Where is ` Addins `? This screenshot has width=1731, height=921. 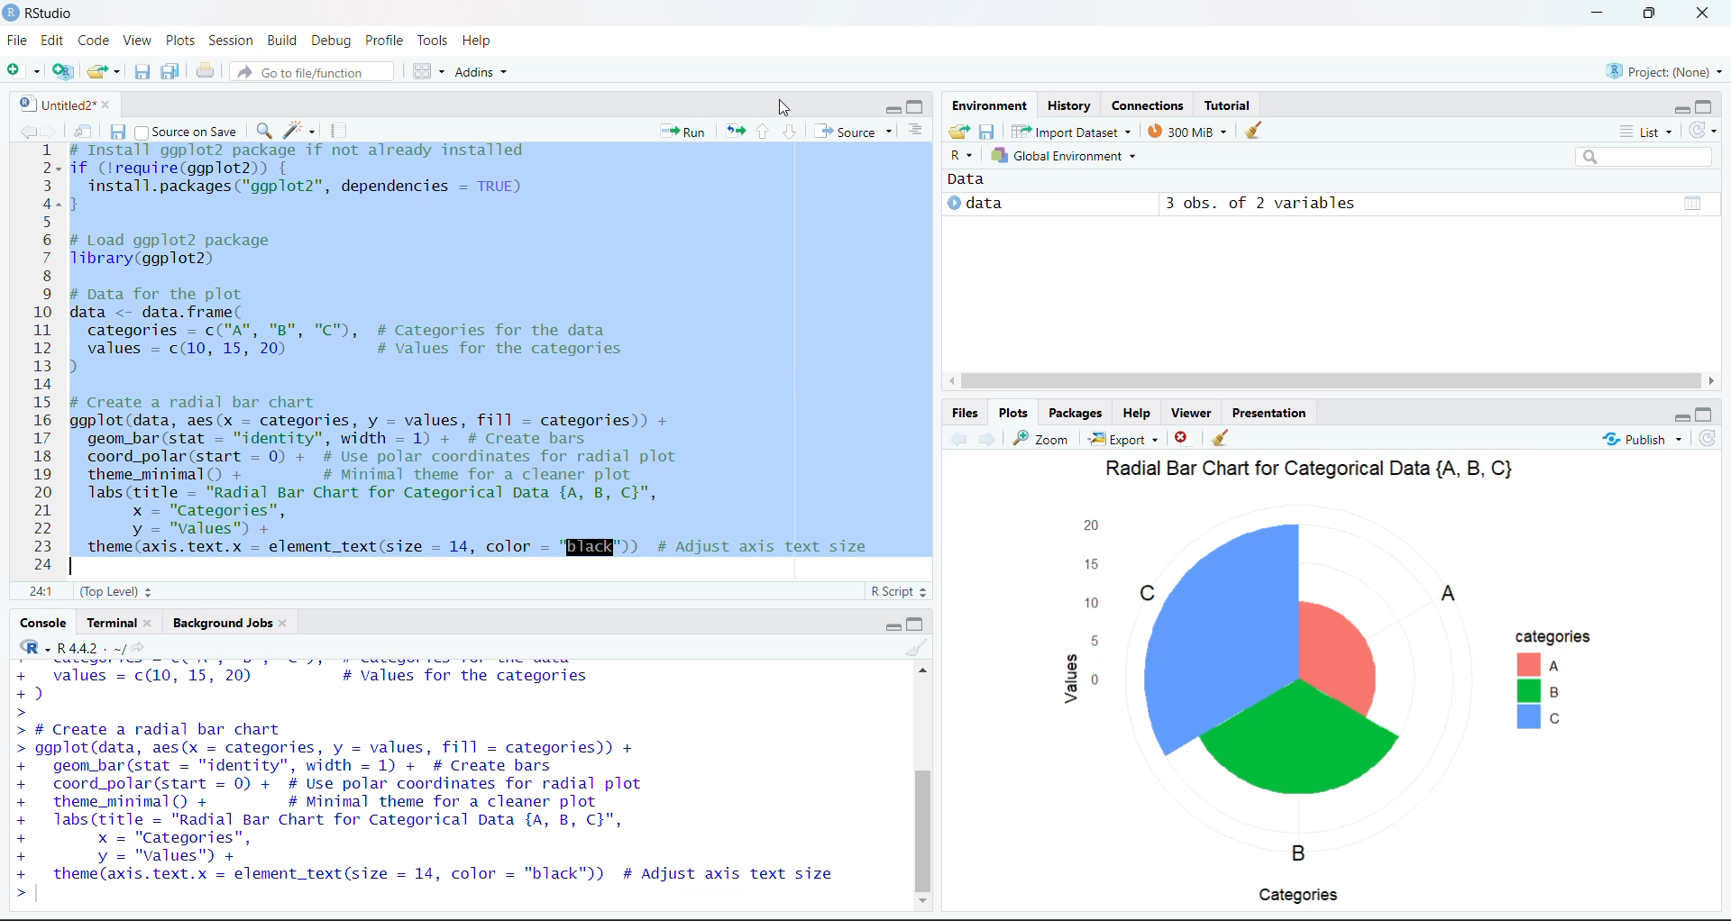
 Addins  is located at coordinates (481, 72).